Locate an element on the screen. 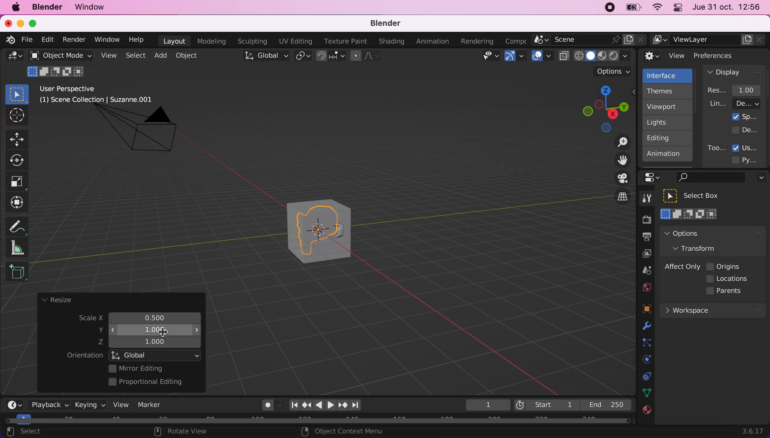  select is located at coordinates (135, 56).